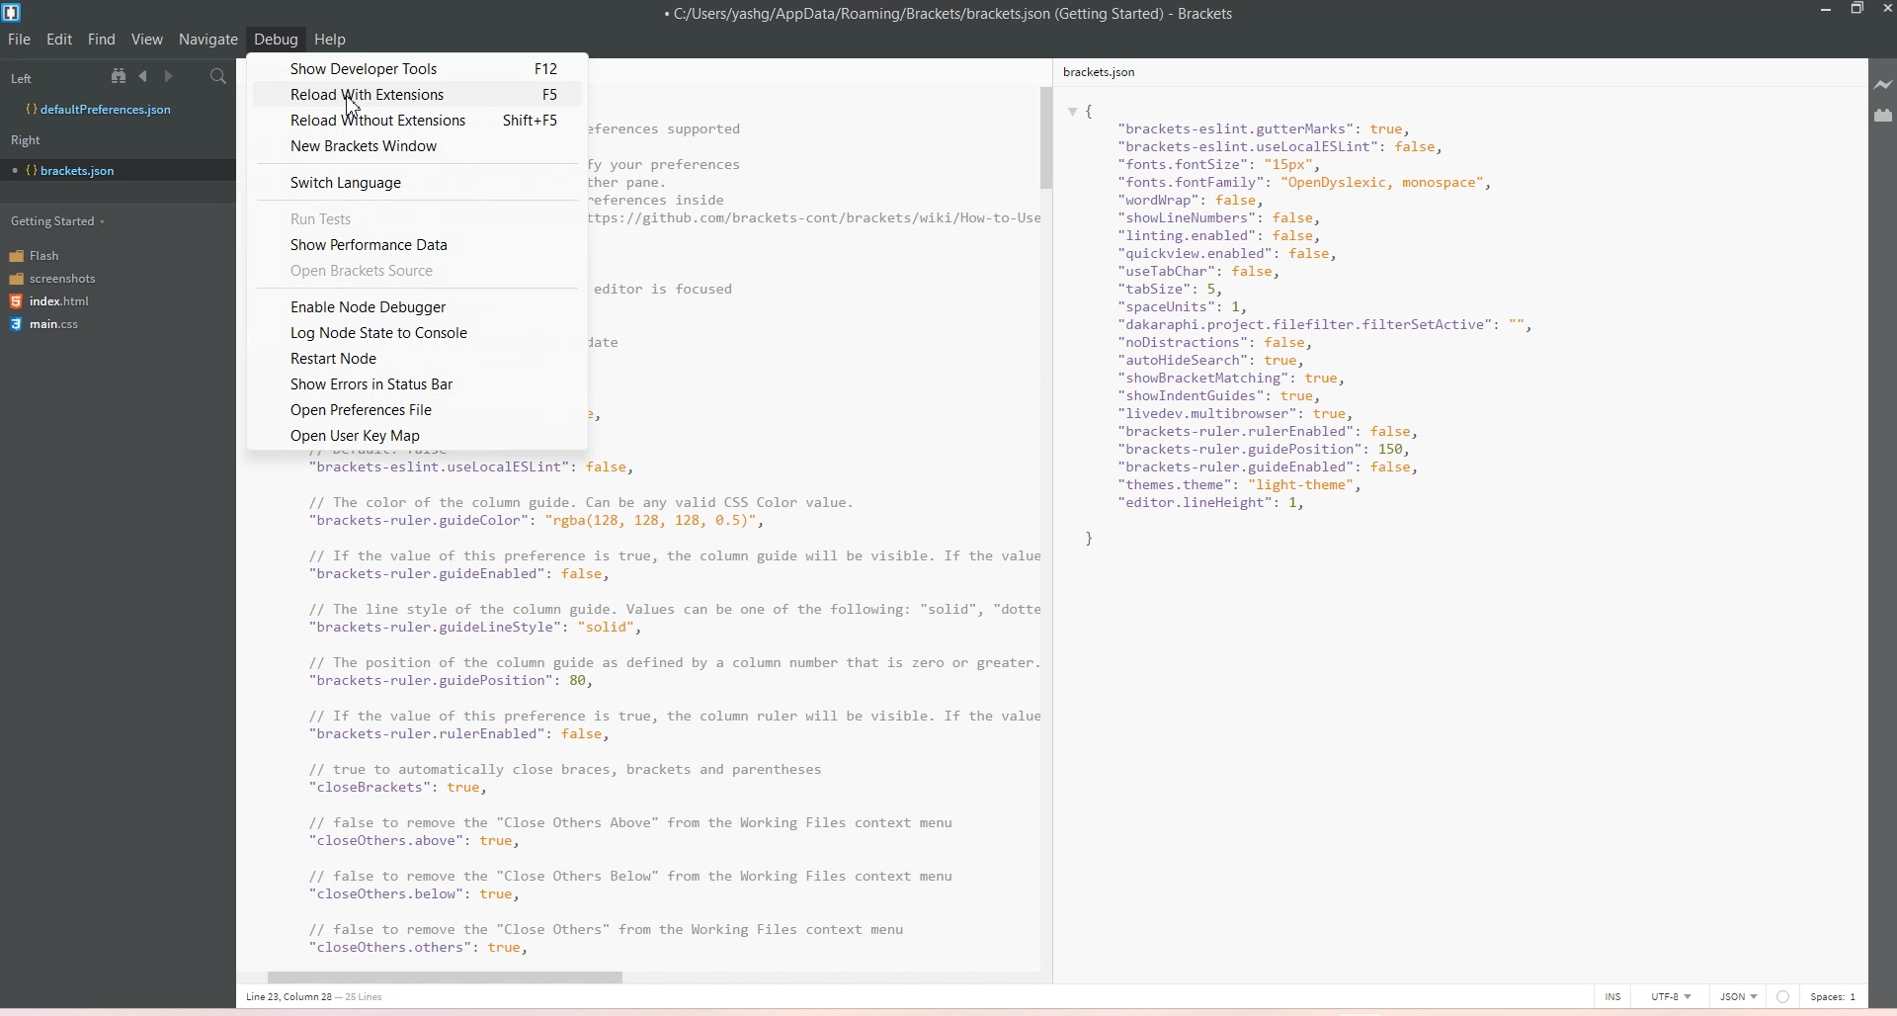 This screenshot has width=1897, height=1016. Describe the element at coordinates (626, 978) in the screenshot. I see `Horizontal scroll bar` at that location.